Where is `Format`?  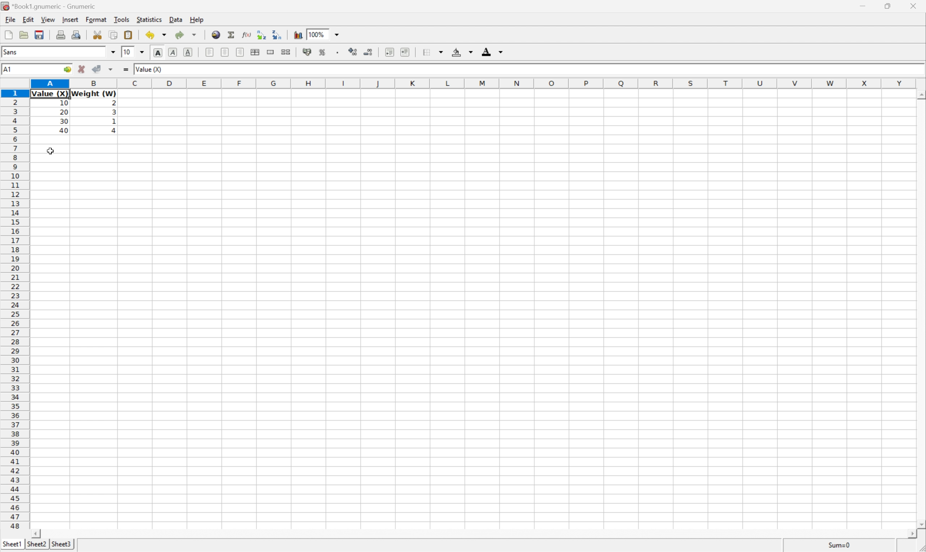
Format is located at coordinates (96, 20).